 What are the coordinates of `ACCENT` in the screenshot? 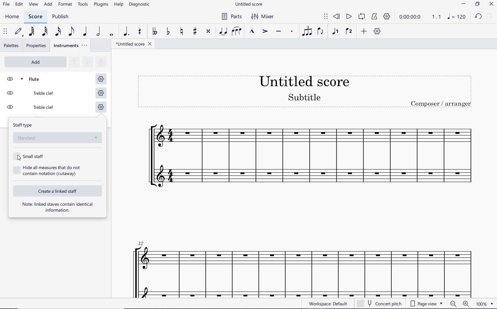 It's located at (264, 32).